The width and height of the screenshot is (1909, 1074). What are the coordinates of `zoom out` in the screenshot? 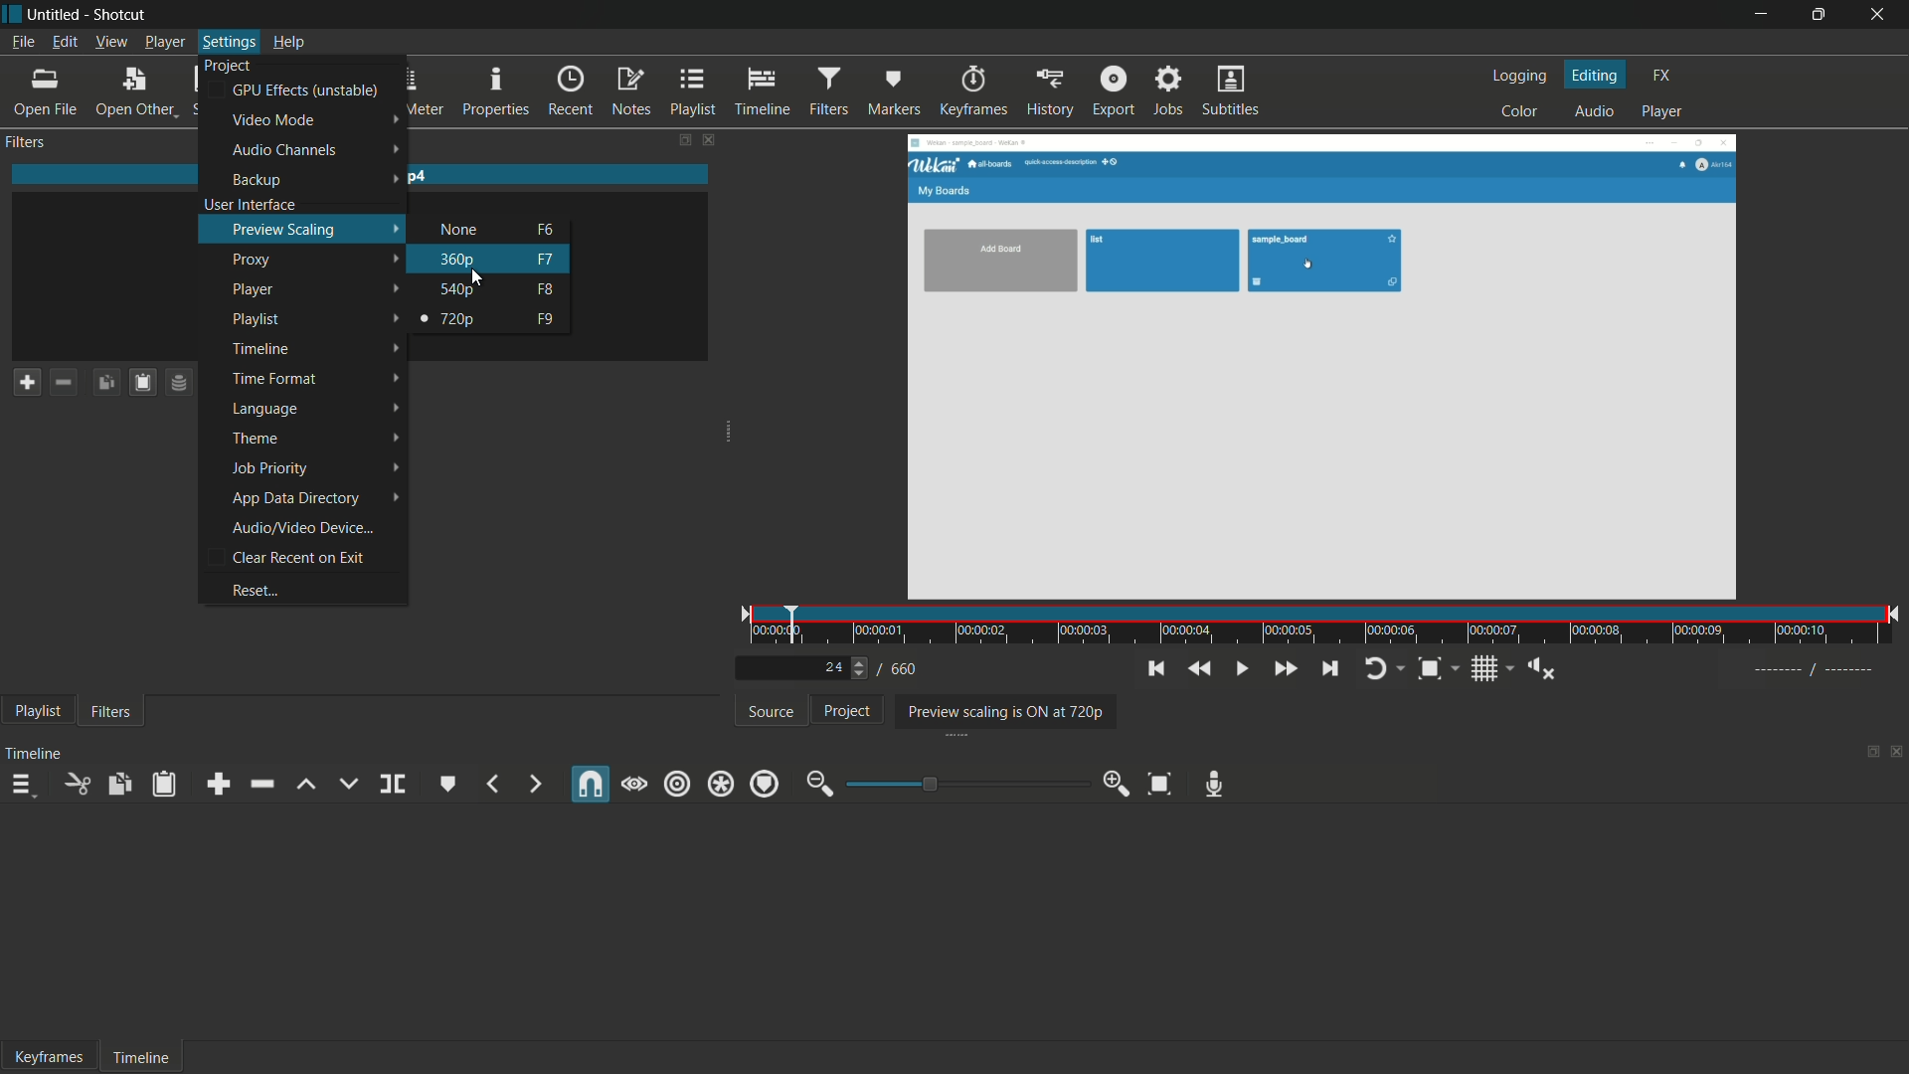 It's located at (816, 786).